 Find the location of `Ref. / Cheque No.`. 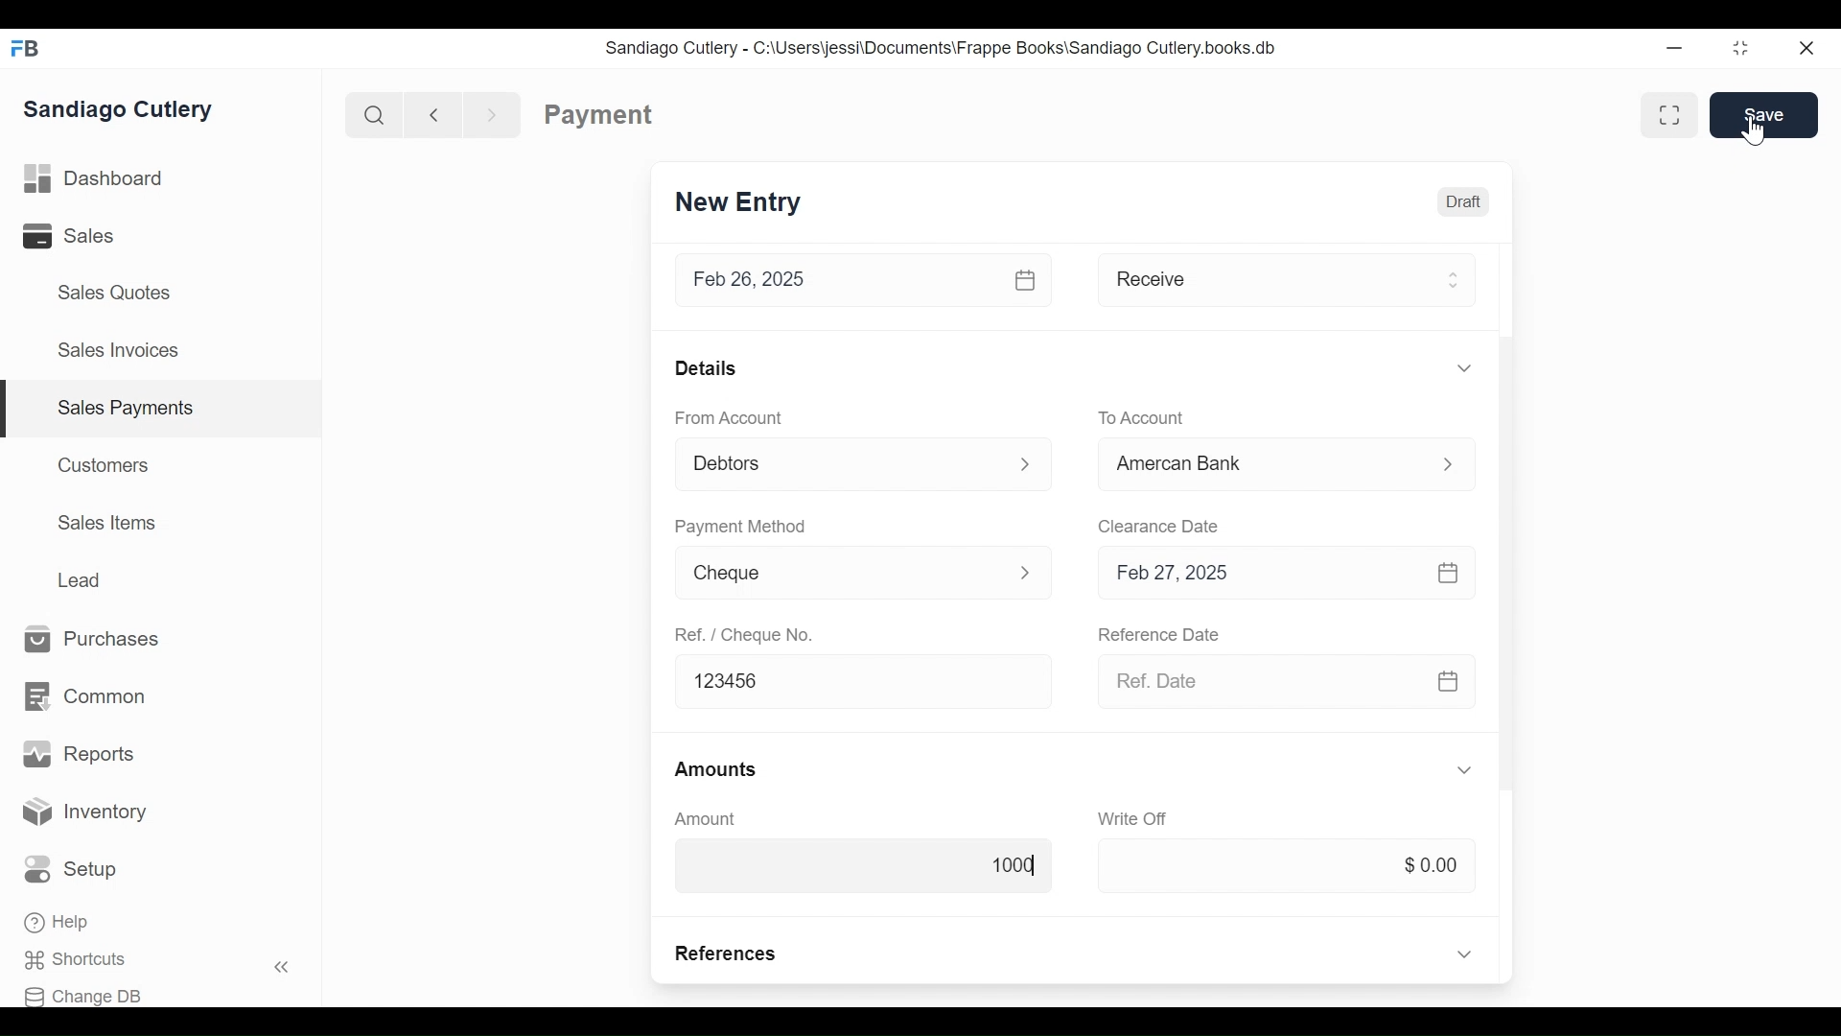

Ref. / Cheque No. is located at coordinates (747, 635).